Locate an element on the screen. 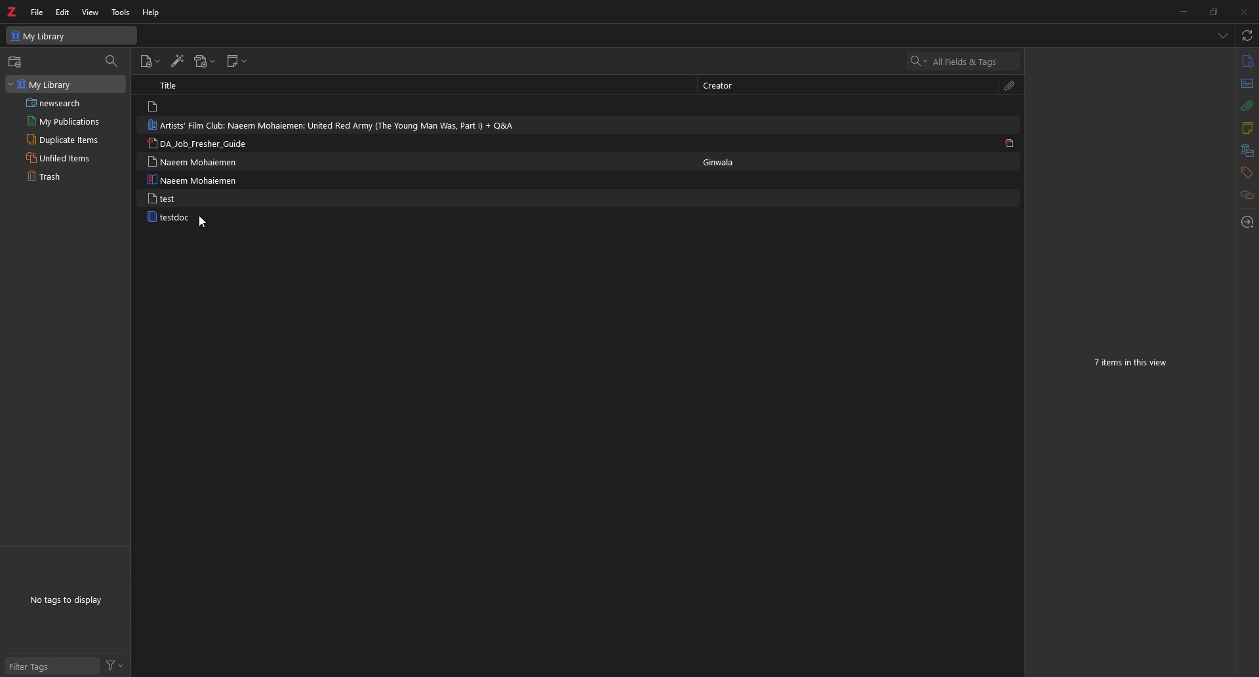 This screenshot has height=677, width=1259. abstract is located at coordinates (1245, 83).